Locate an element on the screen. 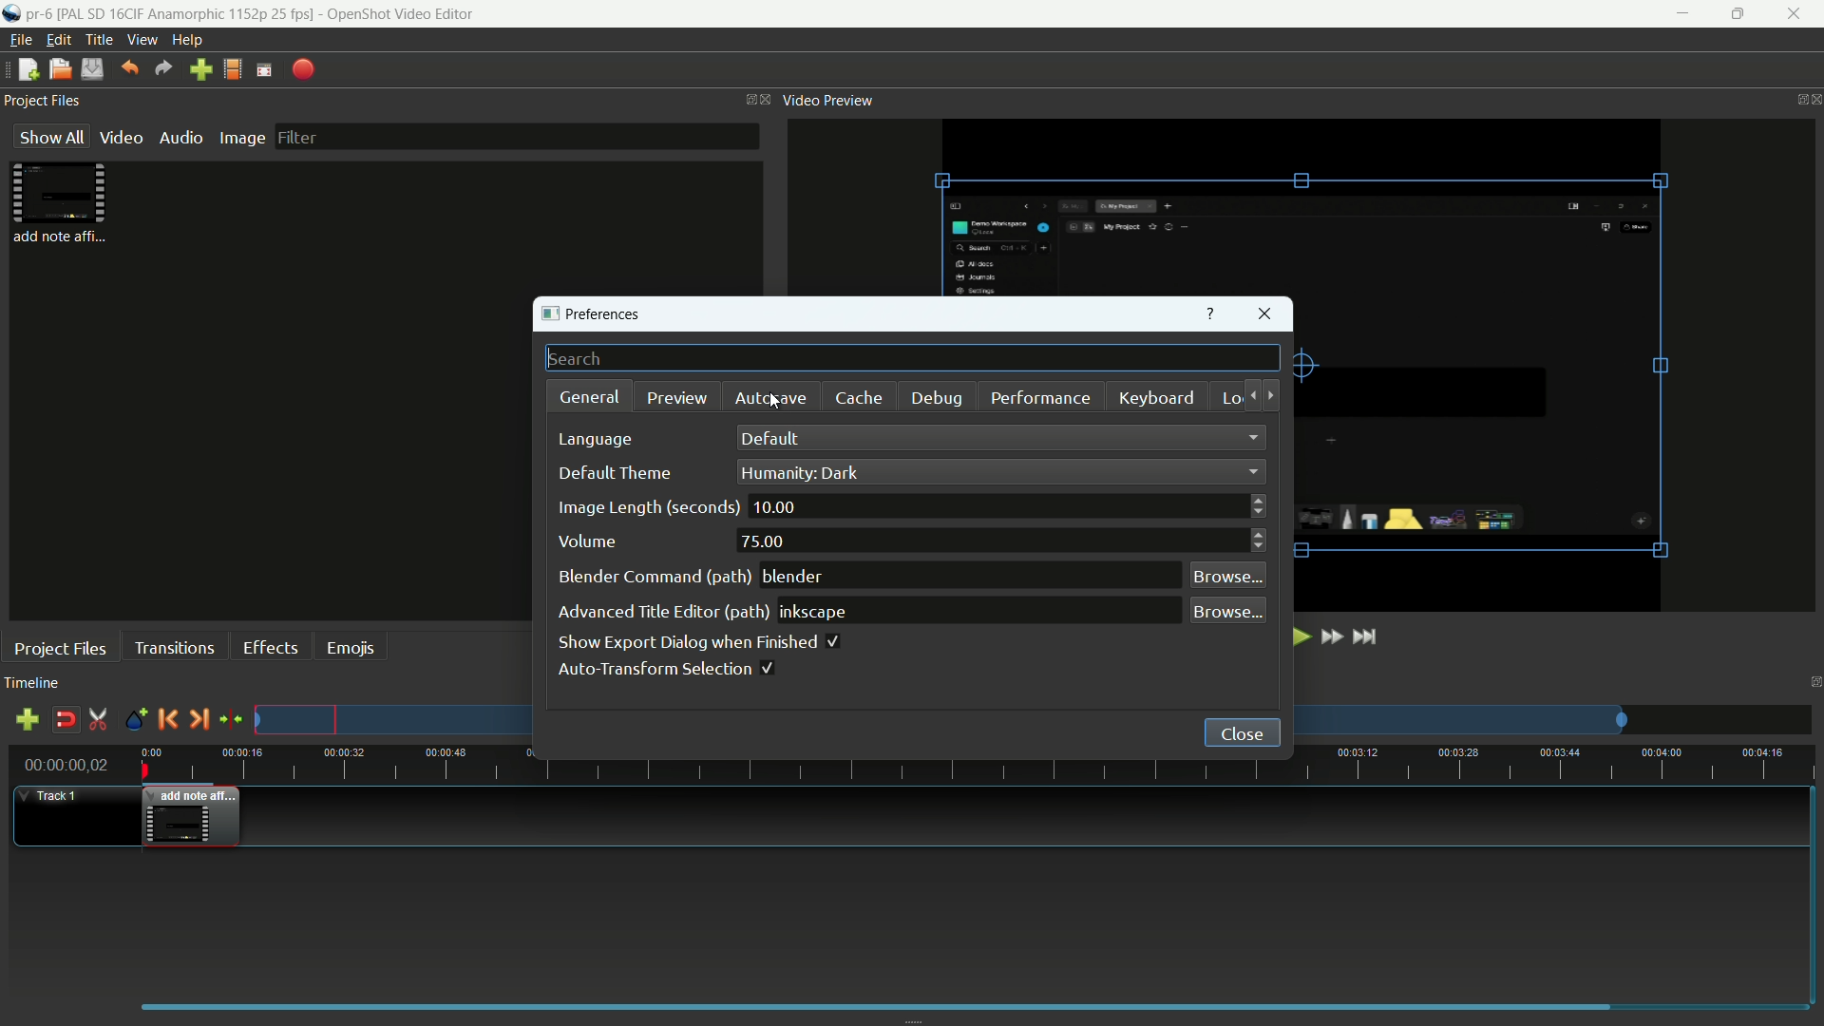  filter bar is located at coordinates (516, 137).